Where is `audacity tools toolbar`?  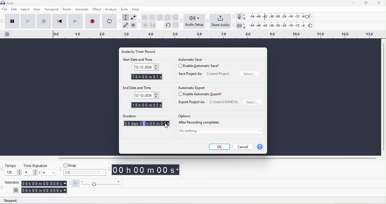 audacity tools toolbar is located at coordinates (120, 22).